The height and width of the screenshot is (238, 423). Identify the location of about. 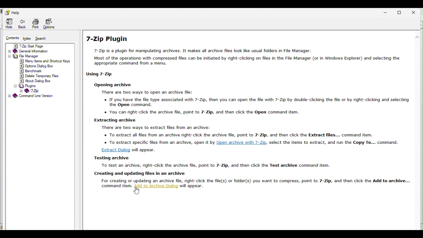
(37, 81).